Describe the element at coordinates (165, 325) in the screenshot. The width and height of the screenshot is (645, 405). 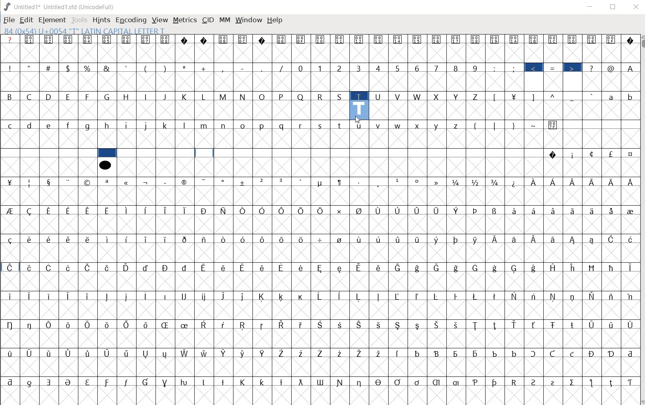
I see `Symbol` at that location.